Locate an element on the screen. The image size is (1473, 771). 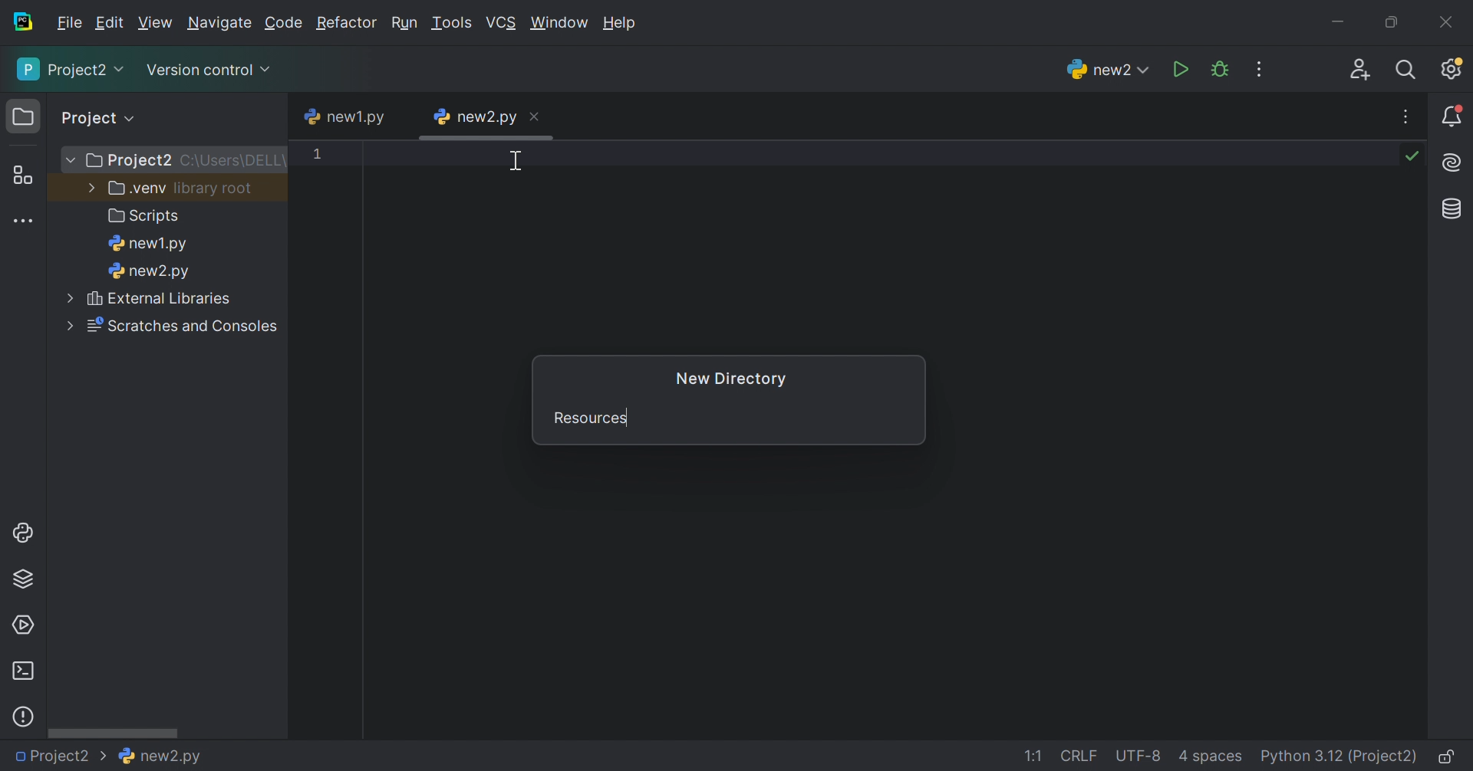
.venv is located at coordinates (137, 188).